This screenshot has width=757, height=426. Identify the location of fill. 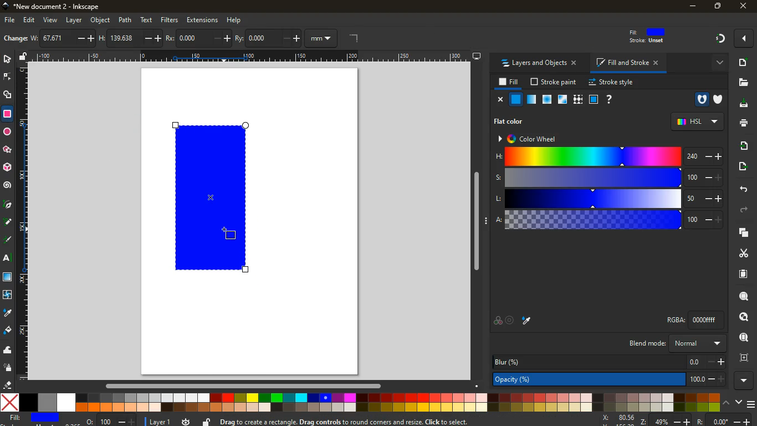
(509, 84).